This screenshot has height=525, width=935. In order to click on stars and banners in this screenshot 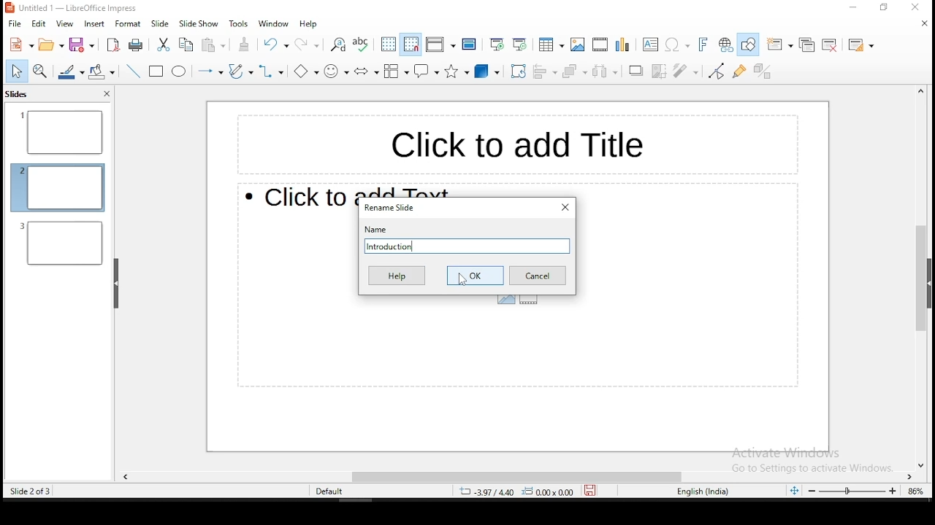, I will do `click(459, 72)`.